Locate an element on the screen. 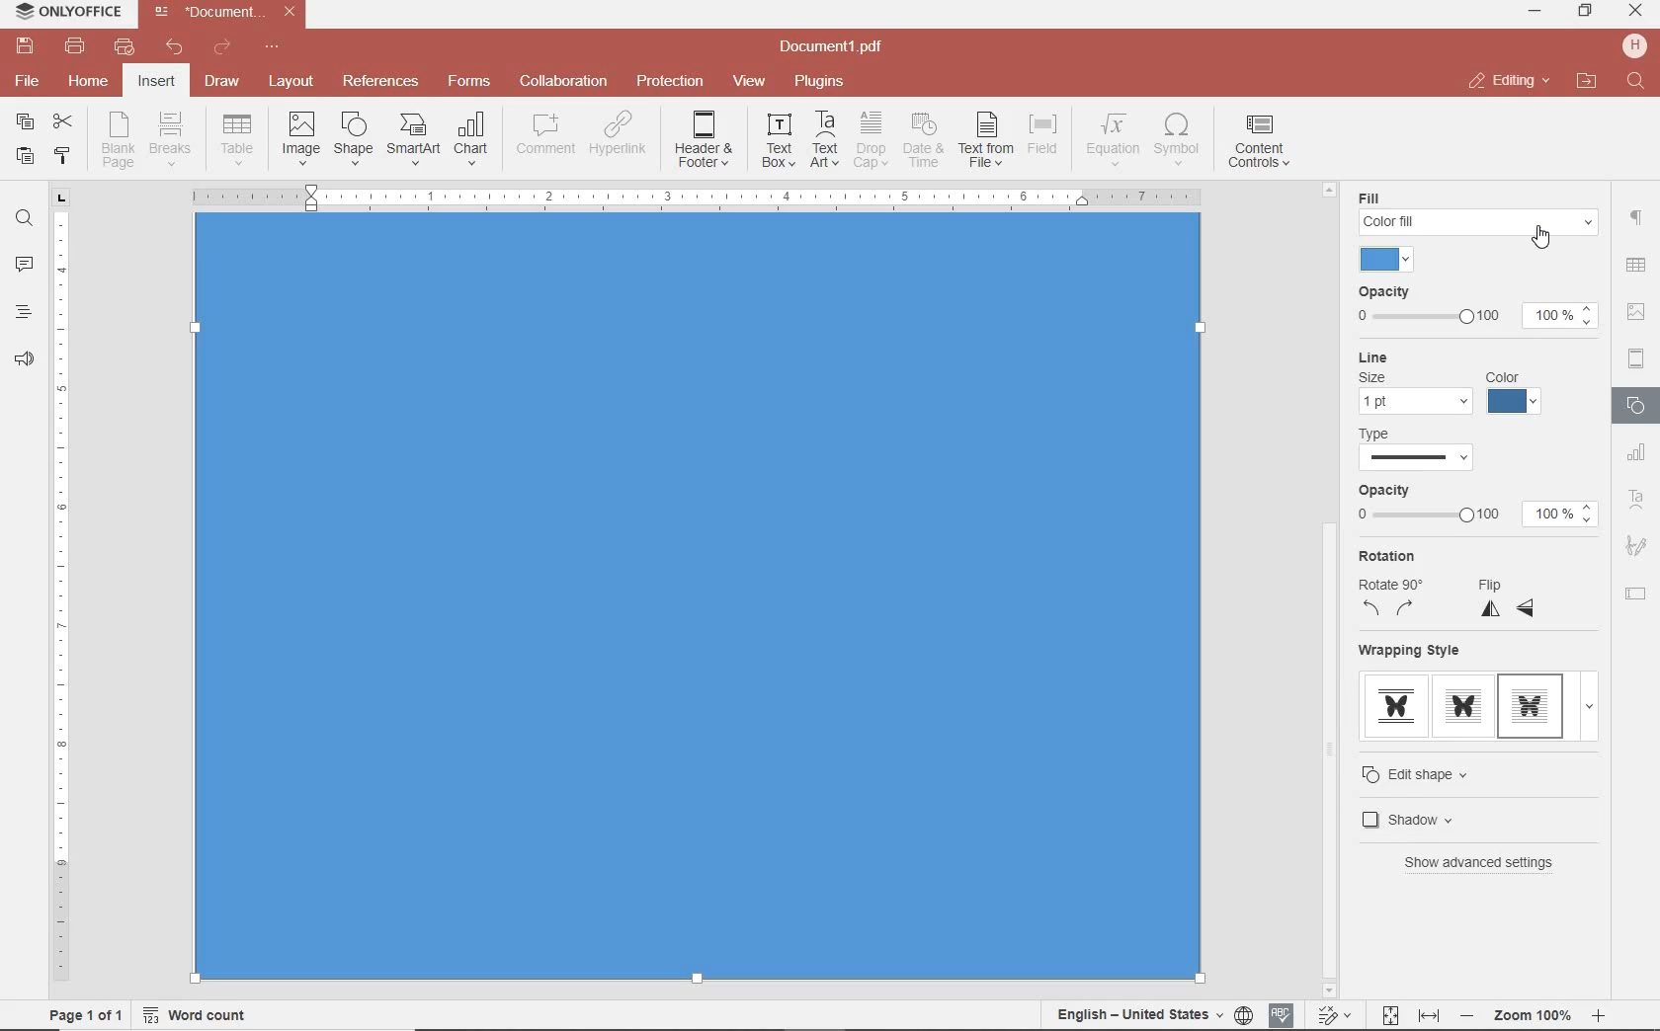 This screenshot has height=1031, width=1660. paste is located at coordinates (23, 155).